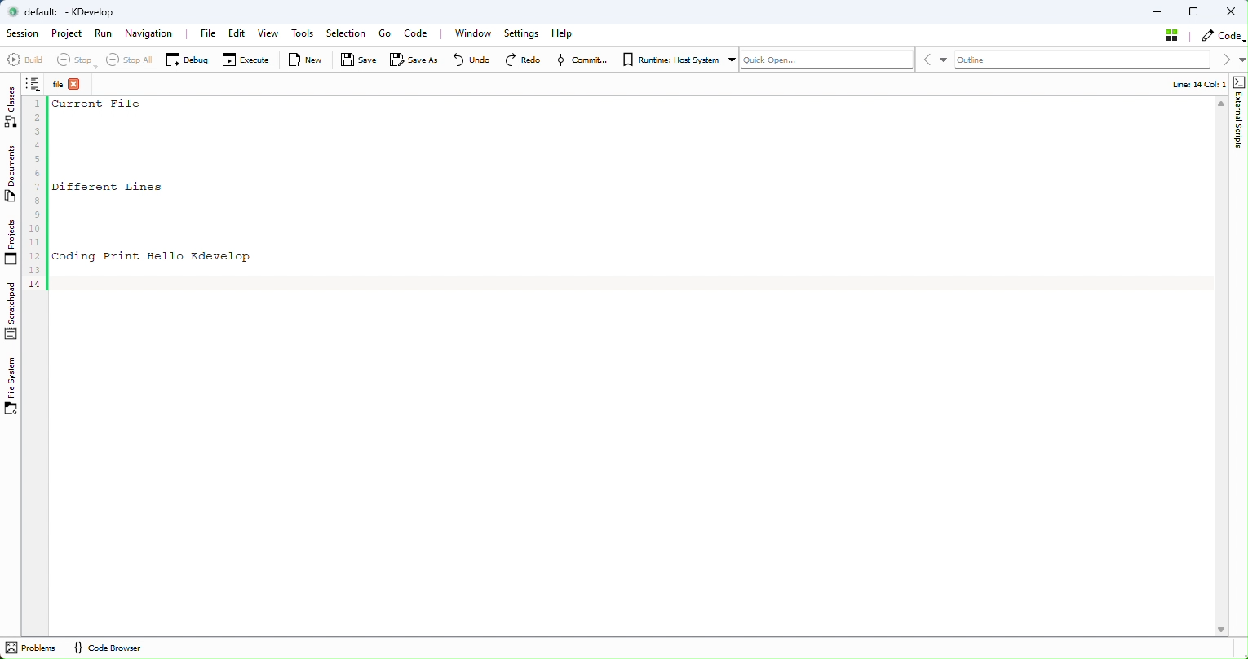 The width and height of the screenshot is (1248, 659). What do you see at coordinates (826, 59) in the screenshot?
I see `Quick Open` at bounding box center [826, 59].